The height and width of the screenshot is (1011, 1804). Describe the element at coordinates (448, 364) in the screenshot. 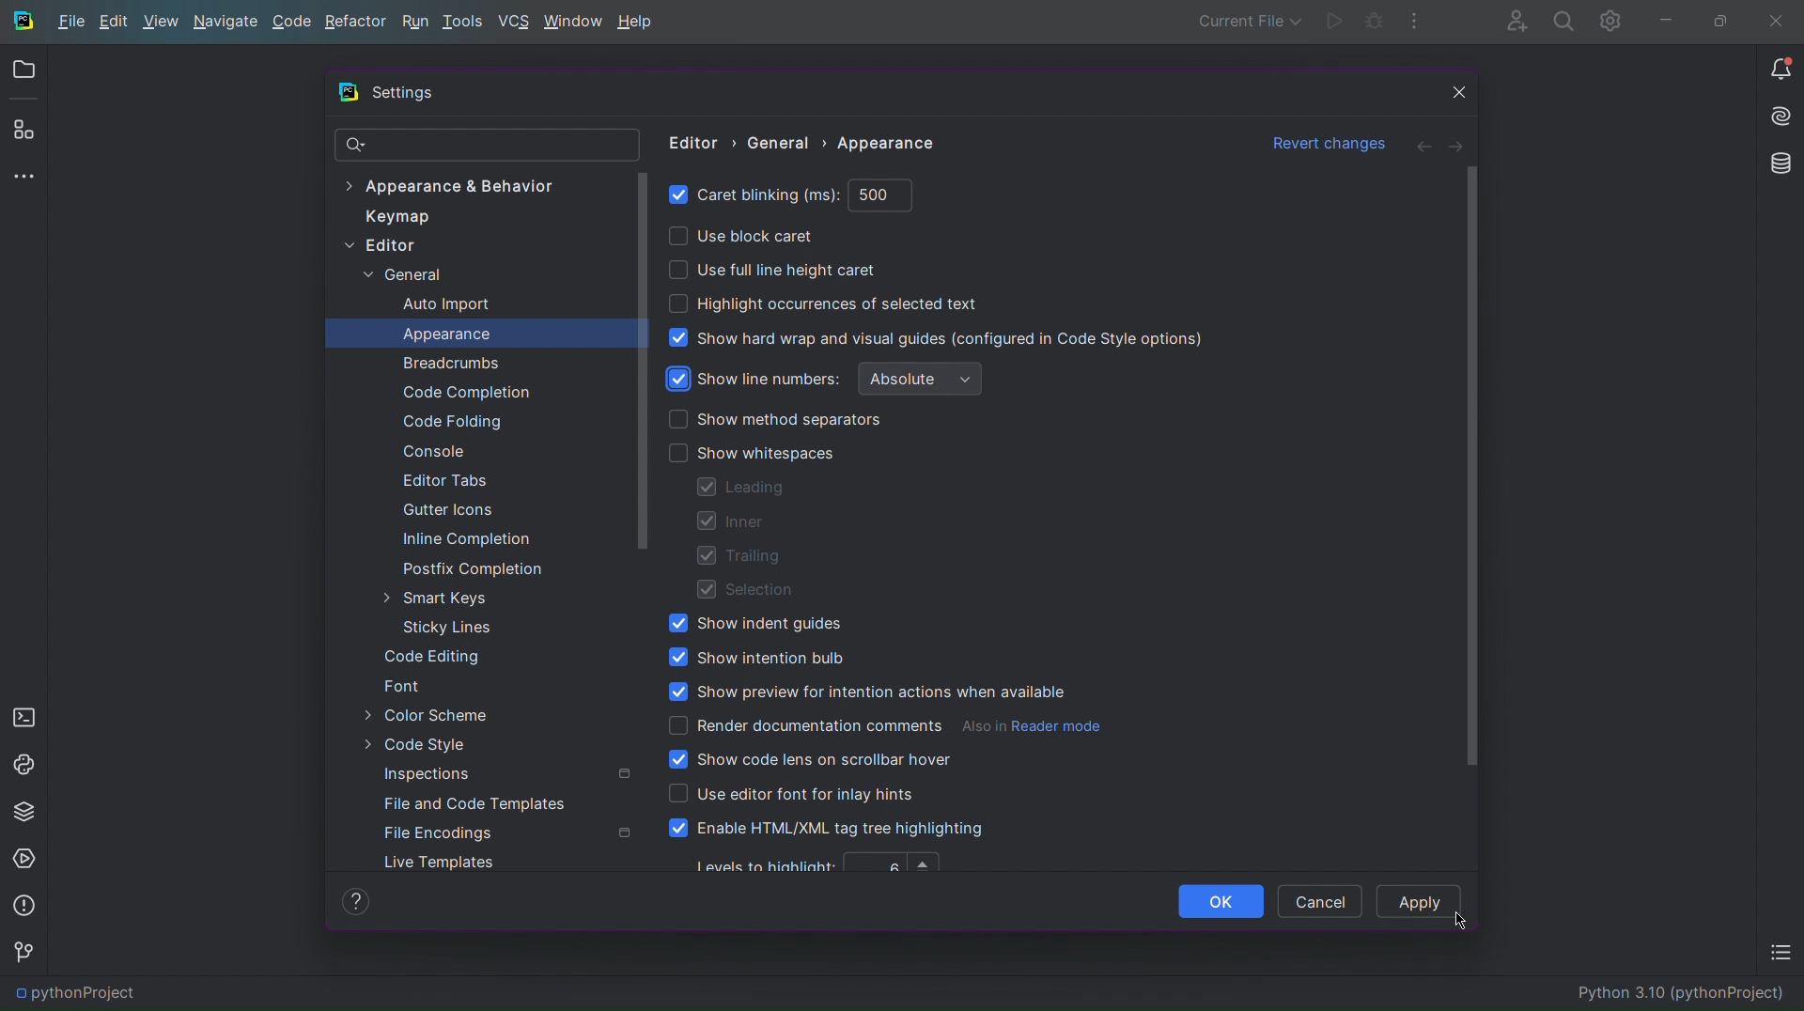

I see `Breadcrumbs` at that location.